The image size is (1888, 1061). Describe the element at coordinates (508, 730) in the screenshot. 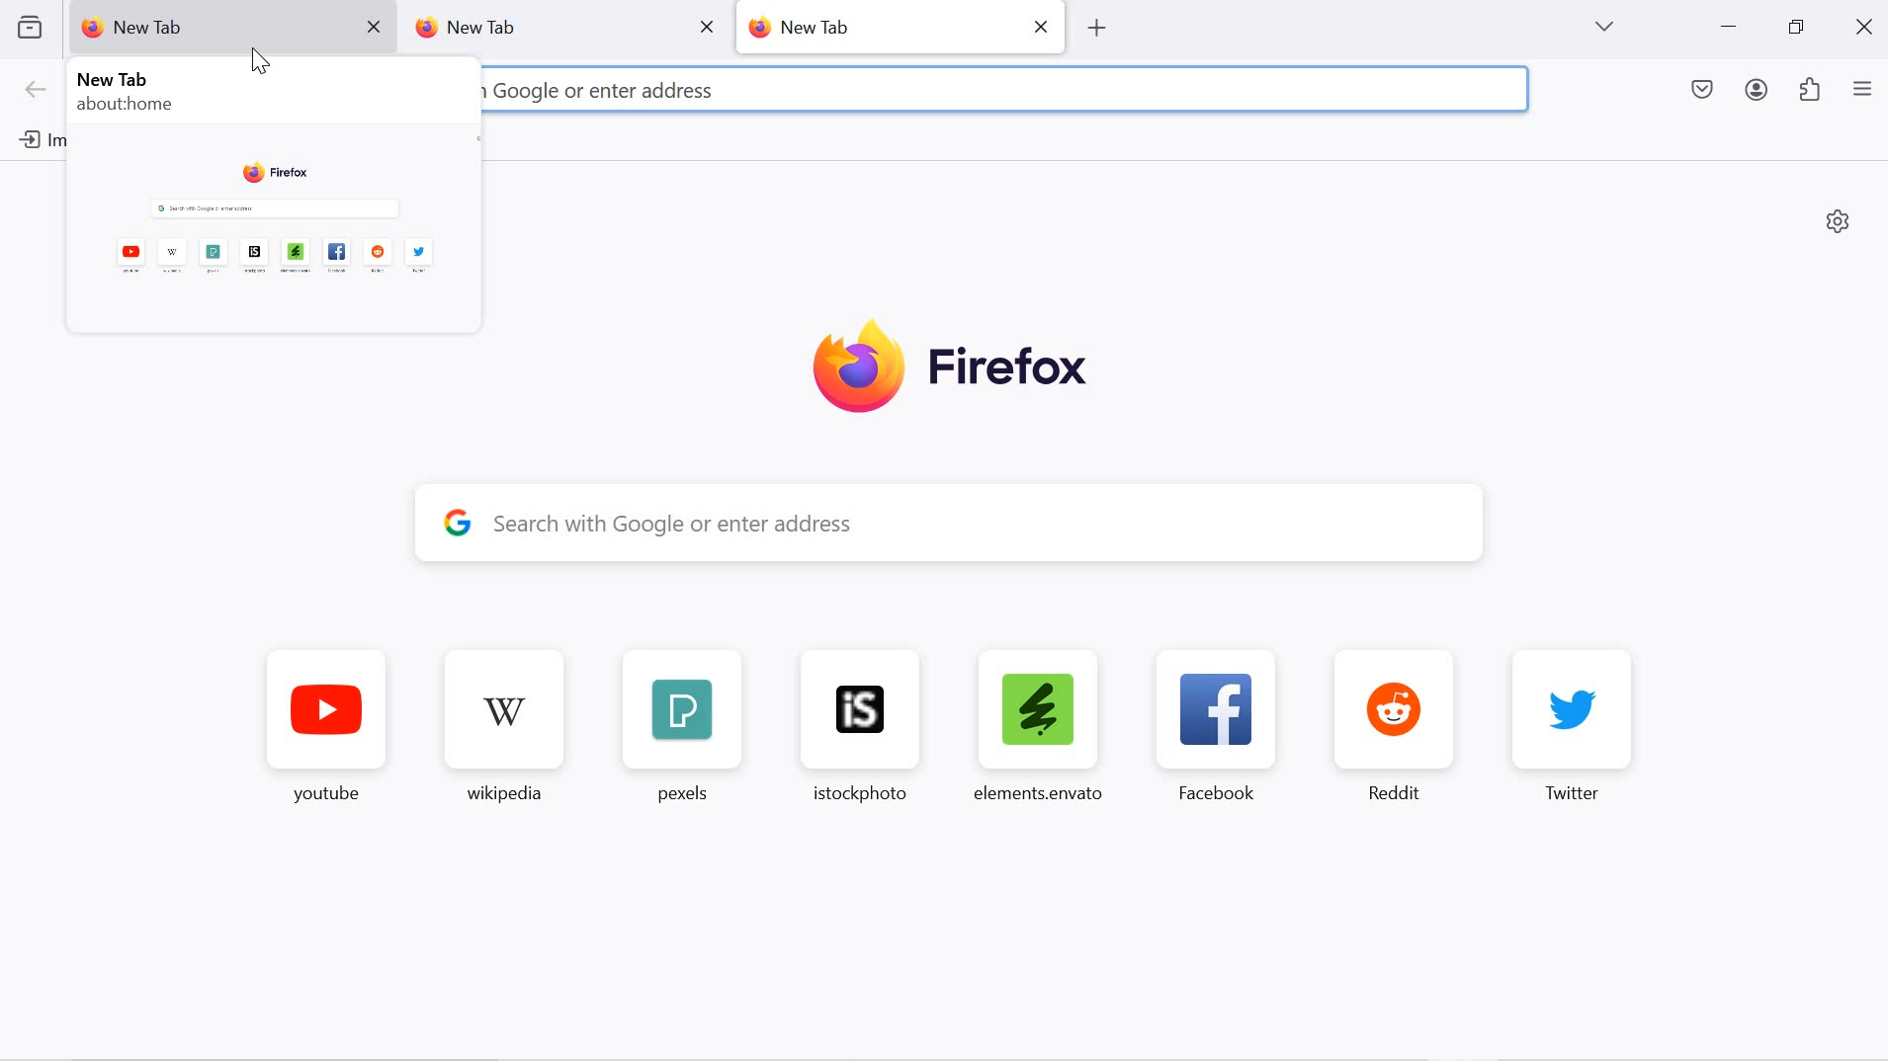

I see `wikipedia favorite` at that location.